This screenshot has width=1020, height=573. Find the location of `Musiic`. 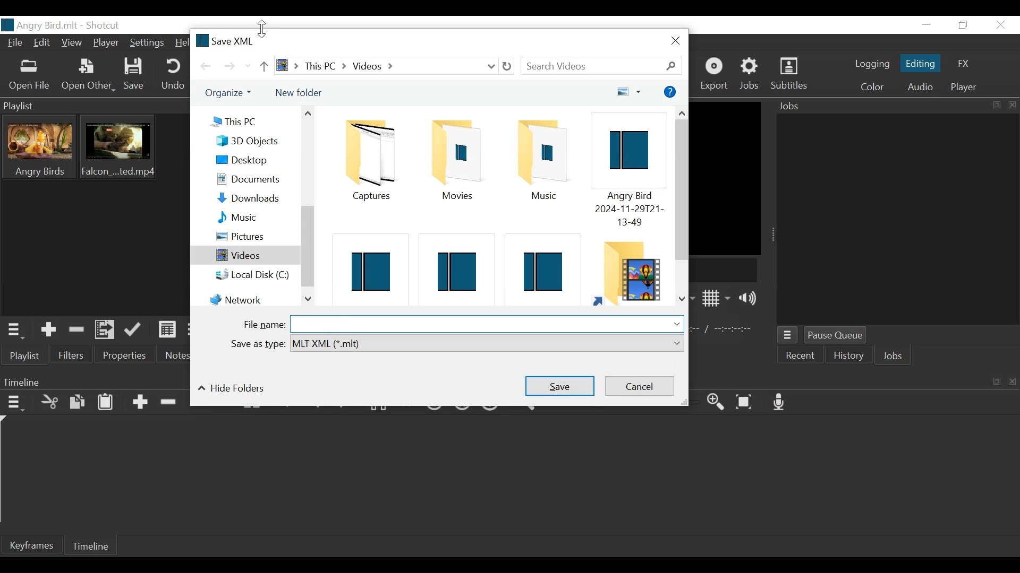

Musiic is located at coordinates (543, 160).